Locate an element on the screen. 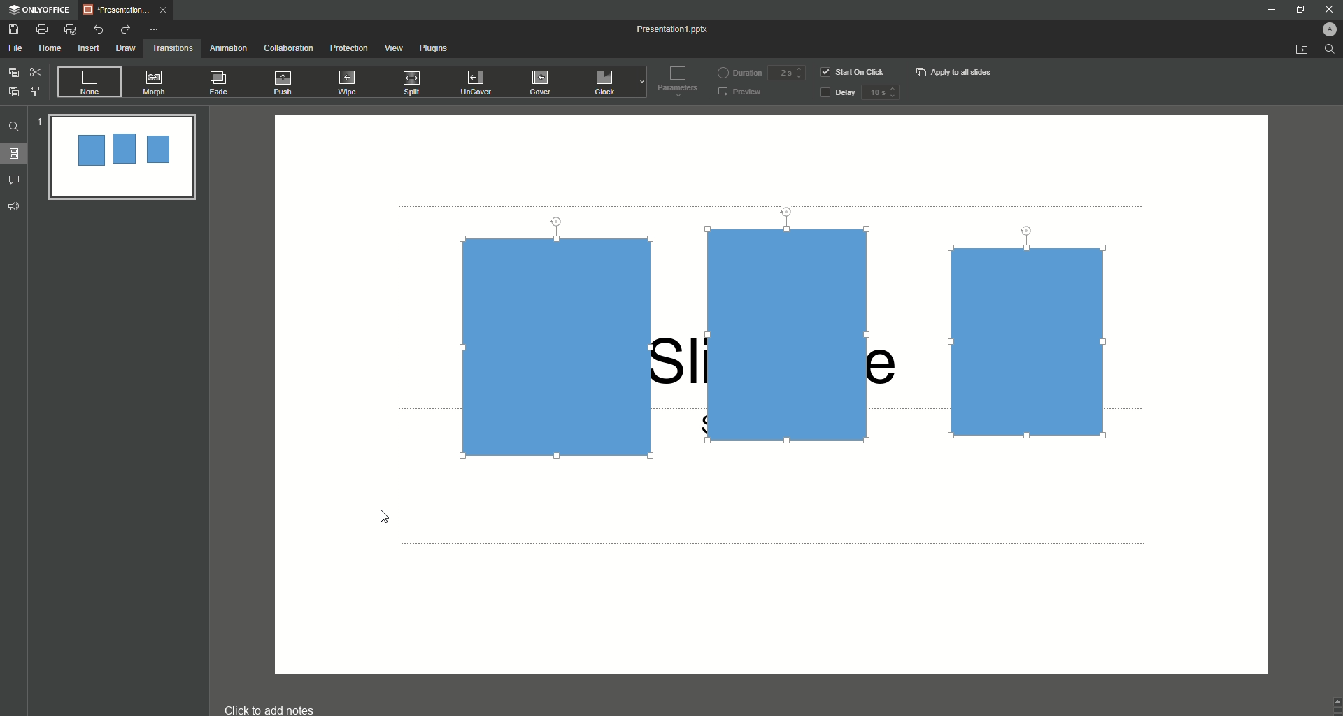  Feedback is located at coordinates (15, 206).